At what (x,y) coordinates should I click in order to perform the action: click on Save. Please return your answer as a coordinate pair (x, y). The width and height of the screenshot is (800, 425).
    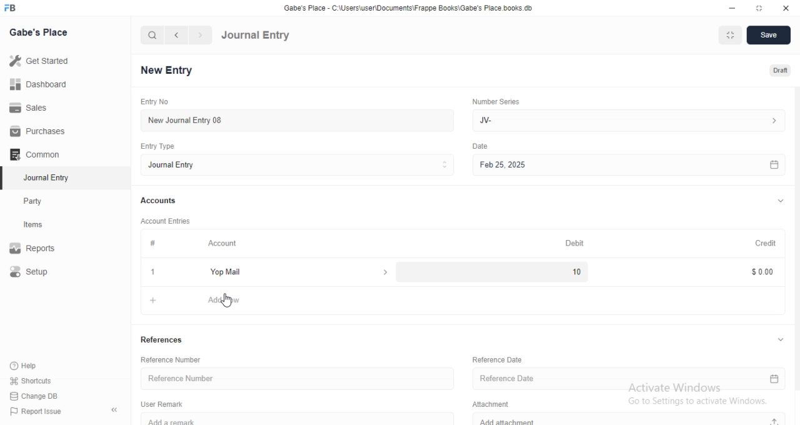
    Looking at the image, I should click on (769, 36).